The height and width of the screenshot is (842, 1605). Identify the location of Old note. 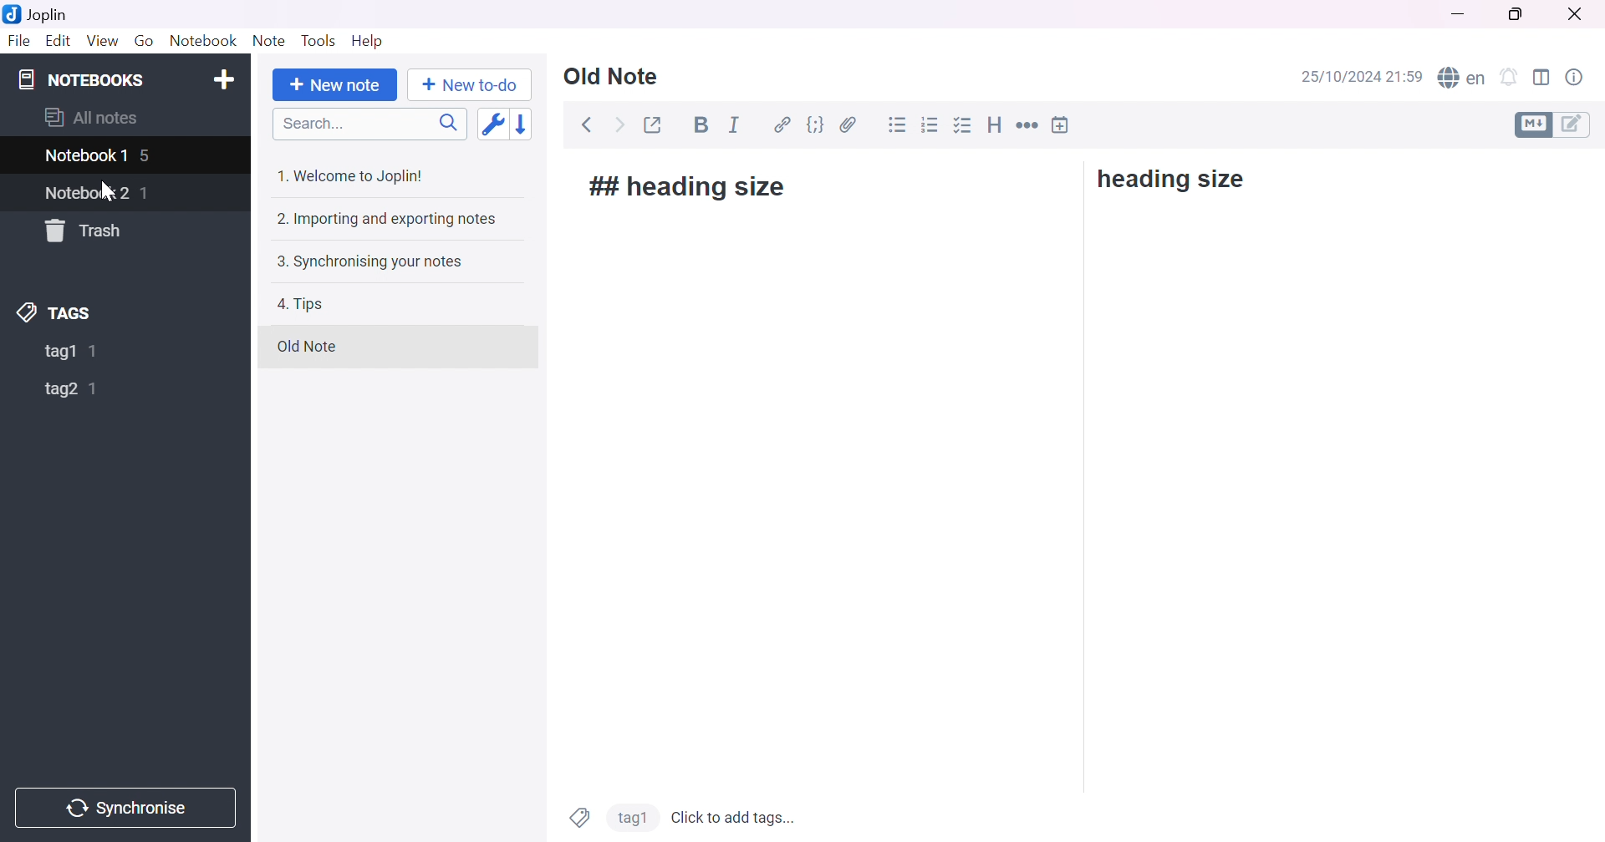
(305, 346).